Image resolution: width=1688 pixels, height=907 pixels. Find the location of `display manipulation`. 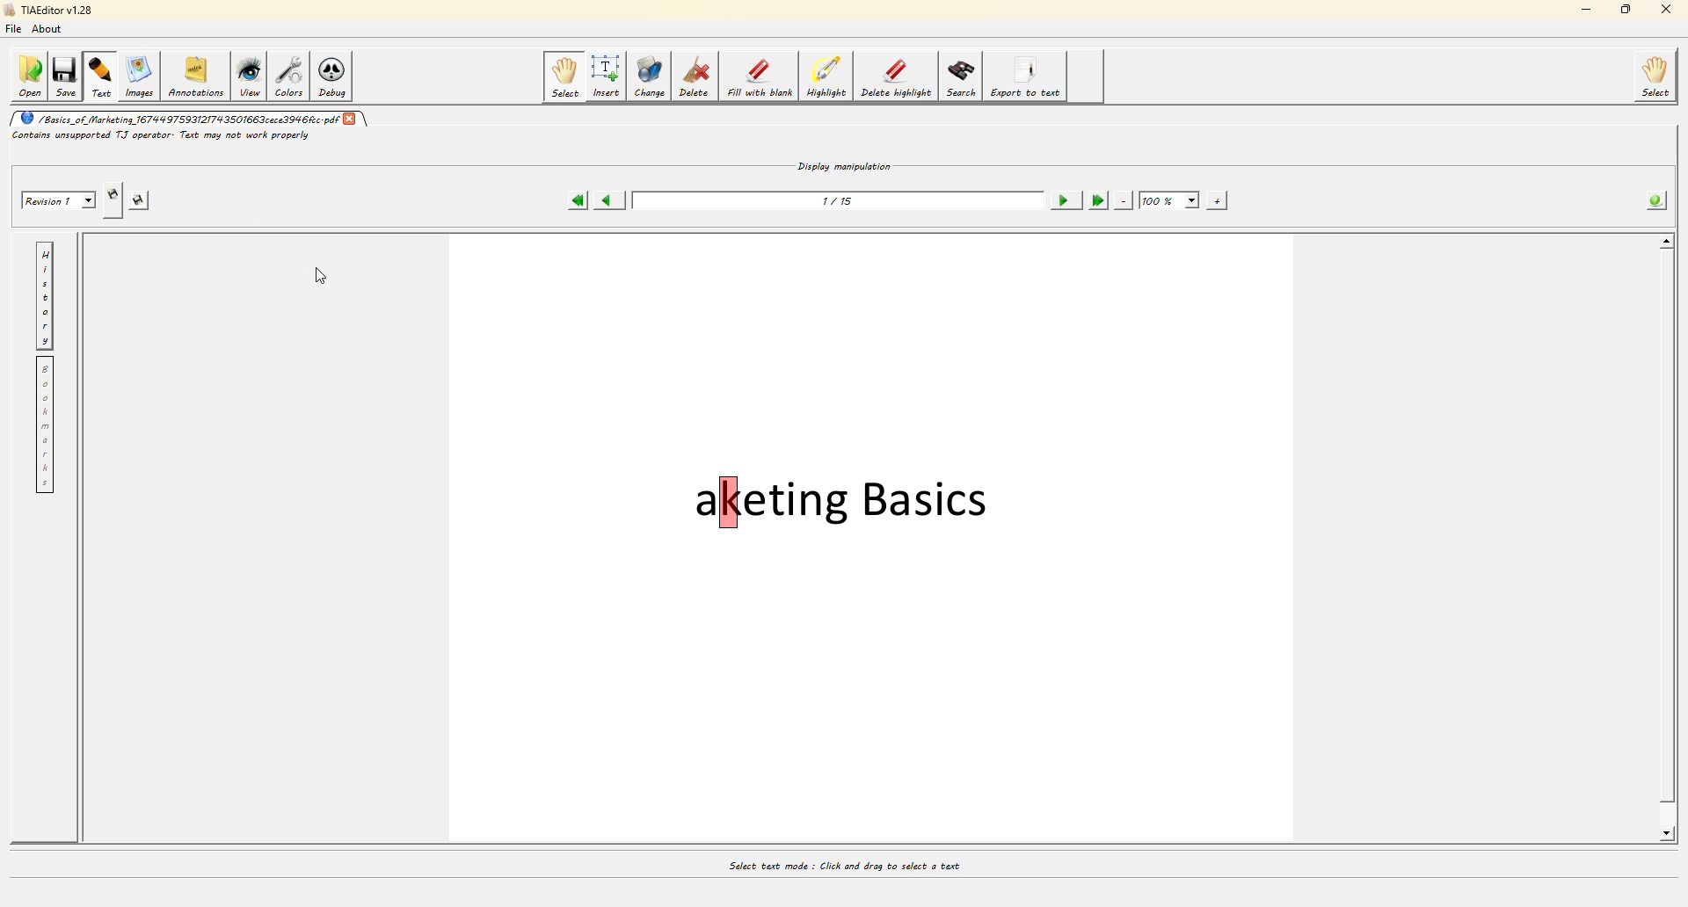

display manipulation is located at coordinates (845, 162).